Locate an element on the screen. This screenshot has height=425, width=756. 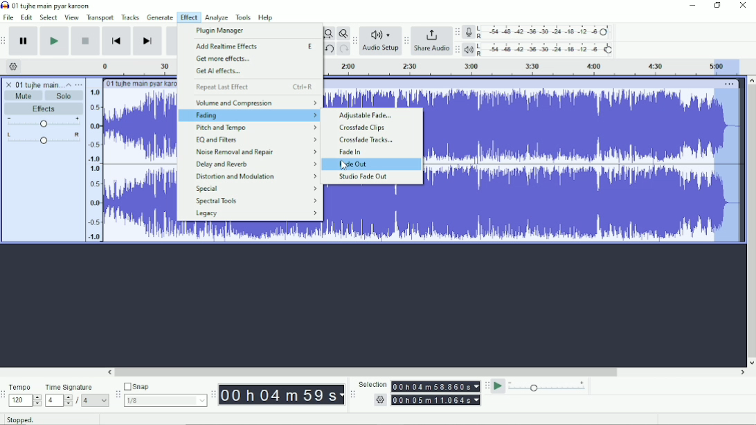
Effect is located at coordinates (190, 17).